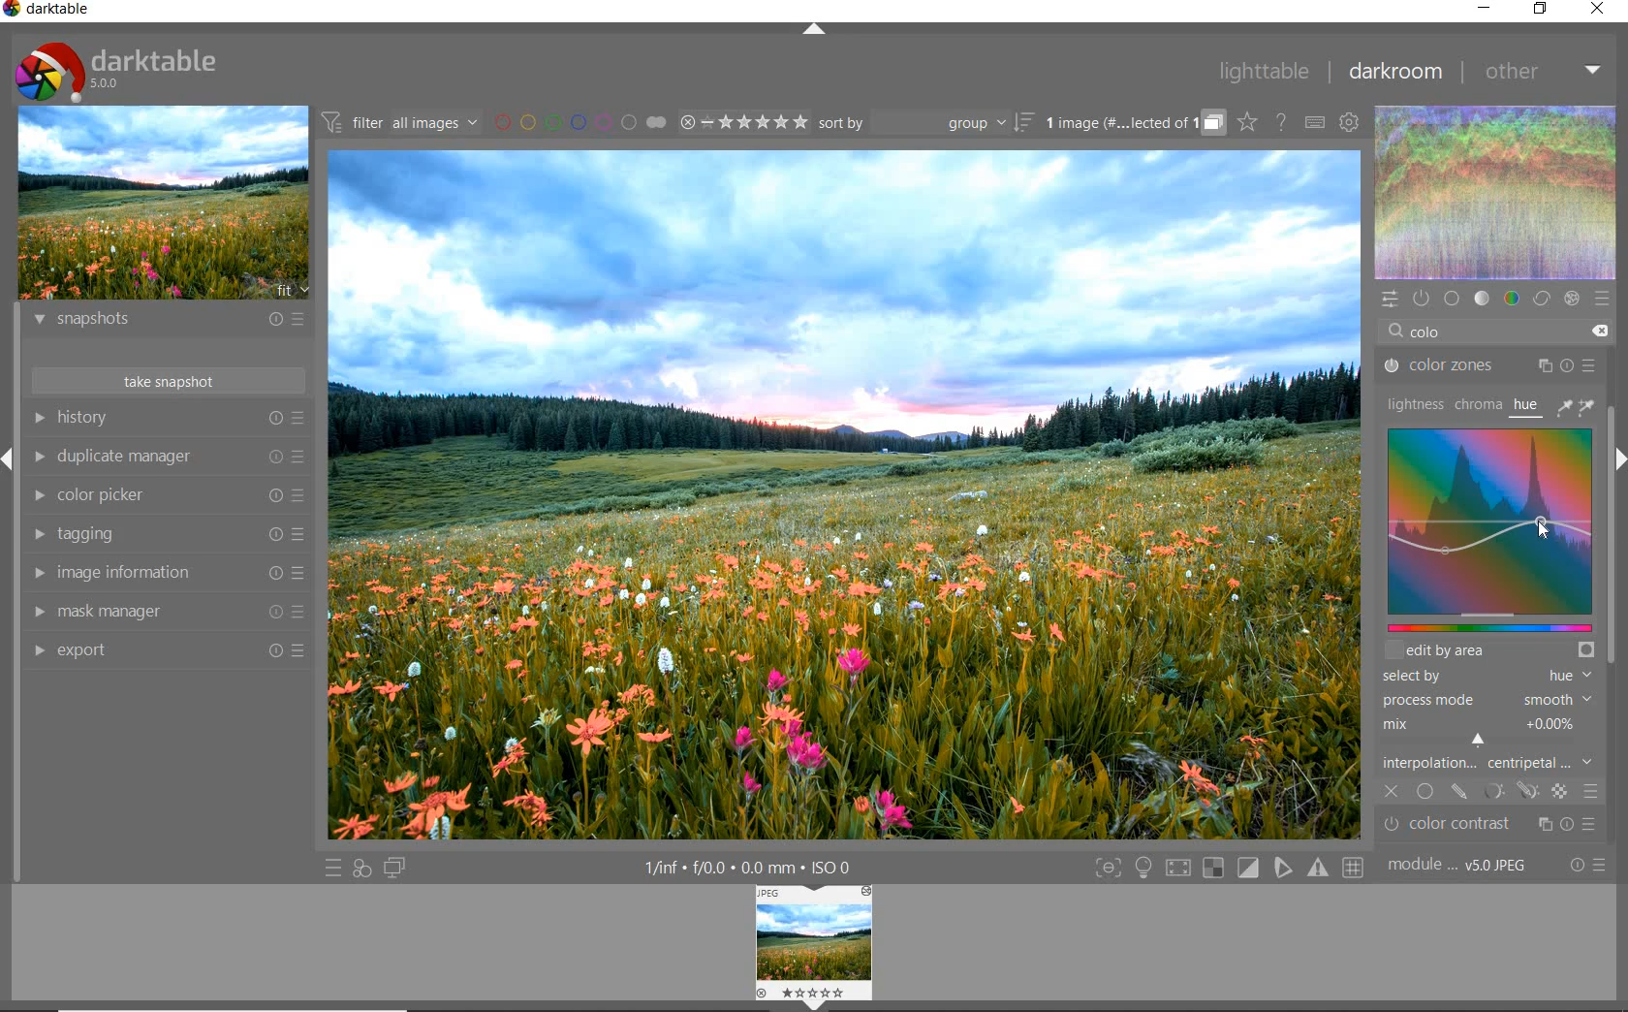  What do you see at coordinates (394, 867) in the screenshot?
I see `display a second darkroom image window` at bounding box center [394, 867].